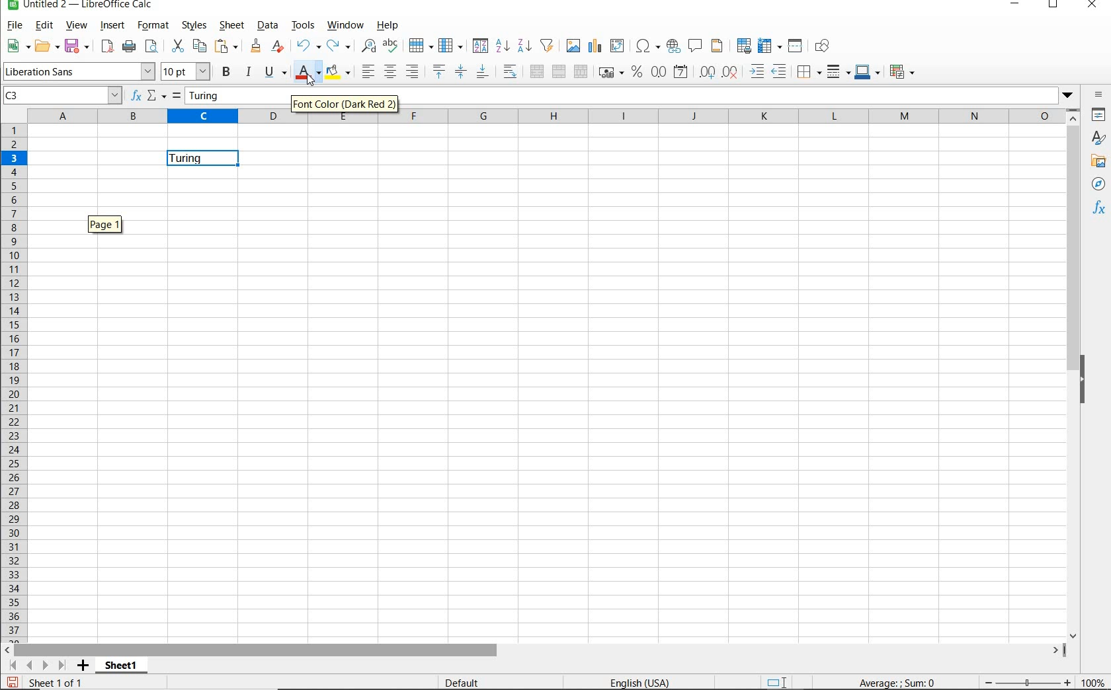 The image size is (1111, 690). I want to click on SCROLLBAR, so click(536, 650).